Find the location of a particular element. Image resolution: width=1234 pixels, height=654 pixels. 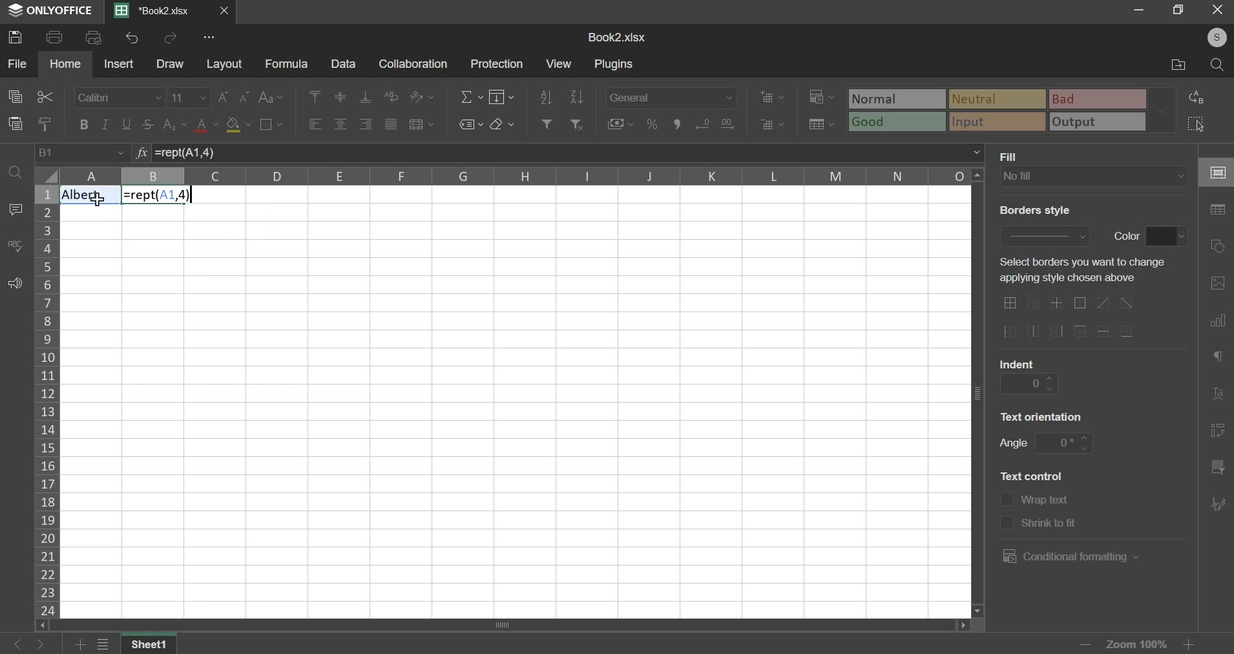

view more is located at coordinates (210, 37).